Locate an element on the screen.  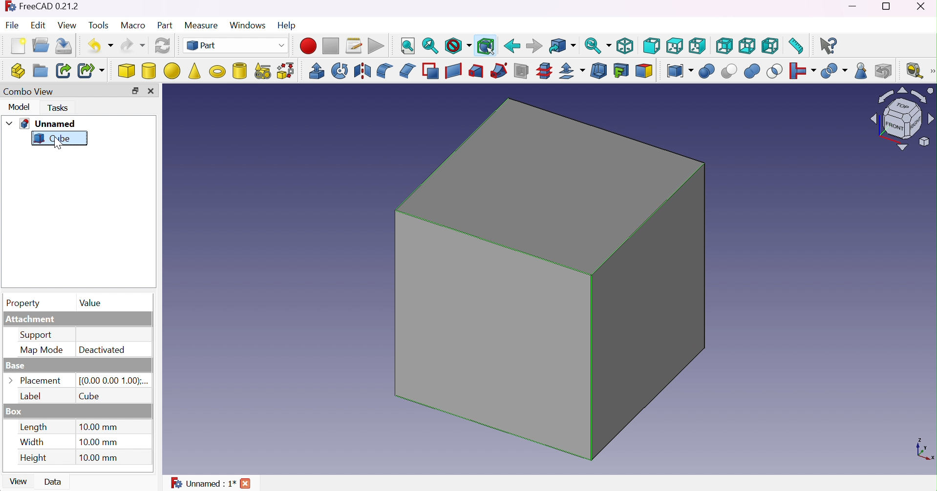
Cone is located at coordinates (196, 71).